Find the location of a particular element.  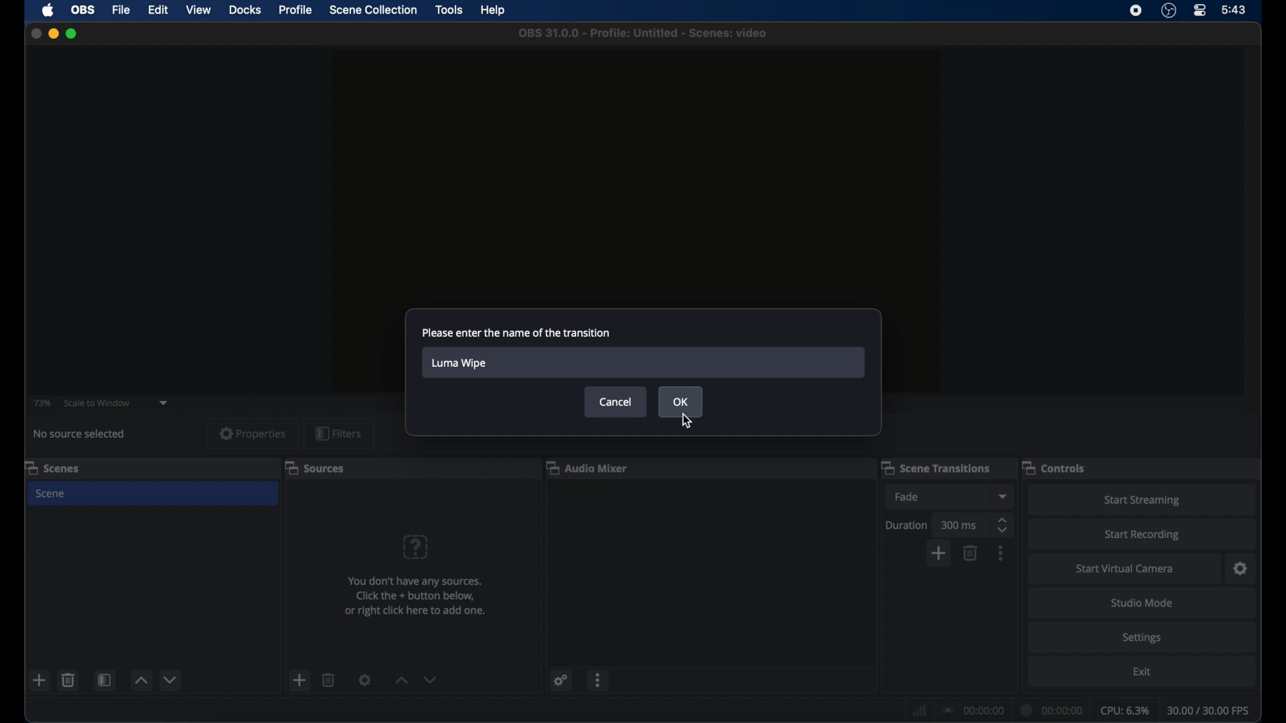

add is located at coordinates (938, 556).